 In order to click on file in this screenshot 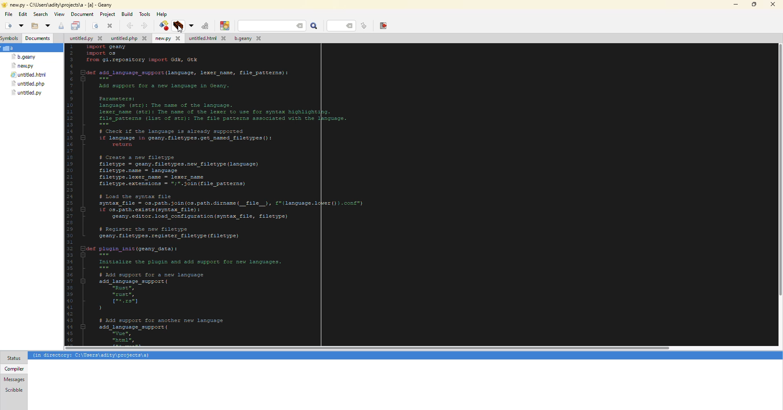, I will do `click(23, 66)`.